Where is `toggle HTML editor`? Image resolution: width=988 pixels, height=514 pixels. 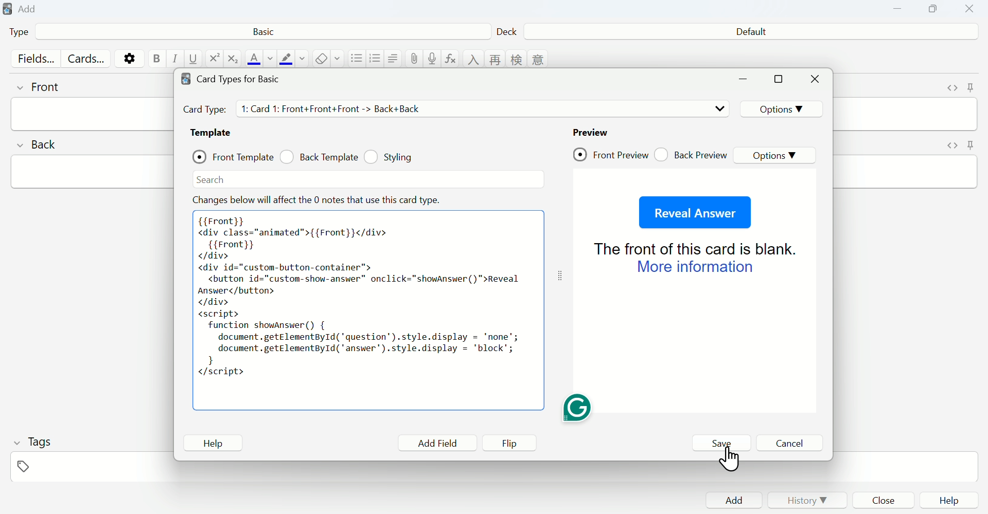
toggle HTML editor is located at coordinates (952, 87).